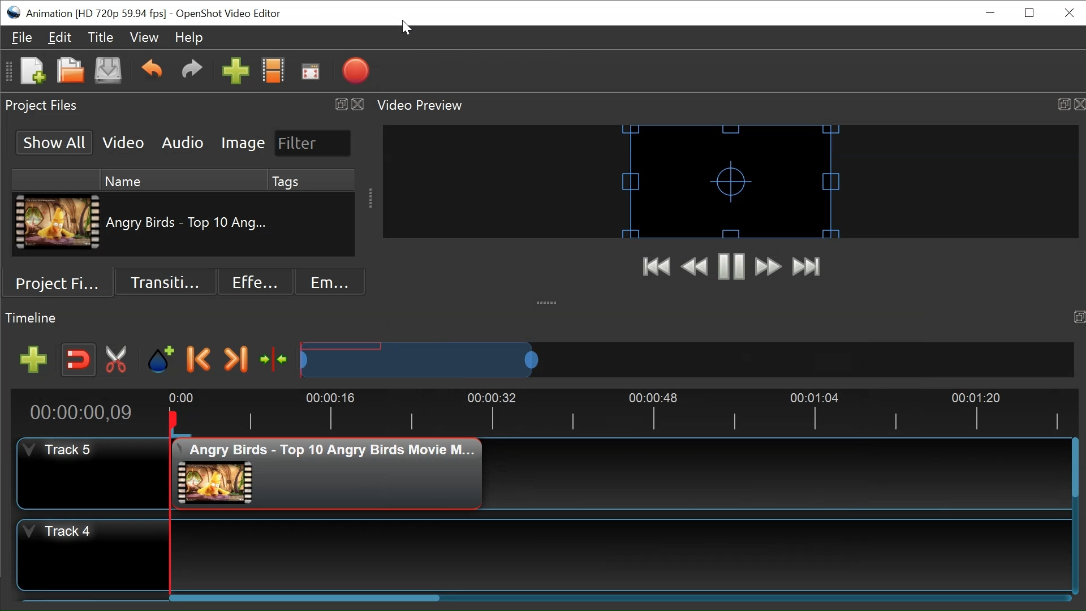 The image size is (1086, 611). Describe the element at coordinates (59, 222) in the screenshot. I see `Clip` at that location.